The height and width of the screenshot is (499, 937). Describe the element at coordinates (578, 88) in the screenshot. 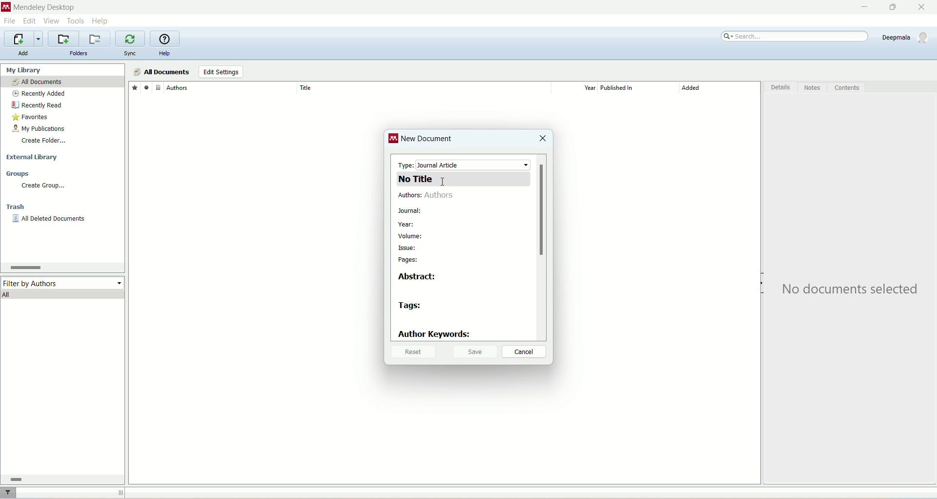

I see `year` at that location.